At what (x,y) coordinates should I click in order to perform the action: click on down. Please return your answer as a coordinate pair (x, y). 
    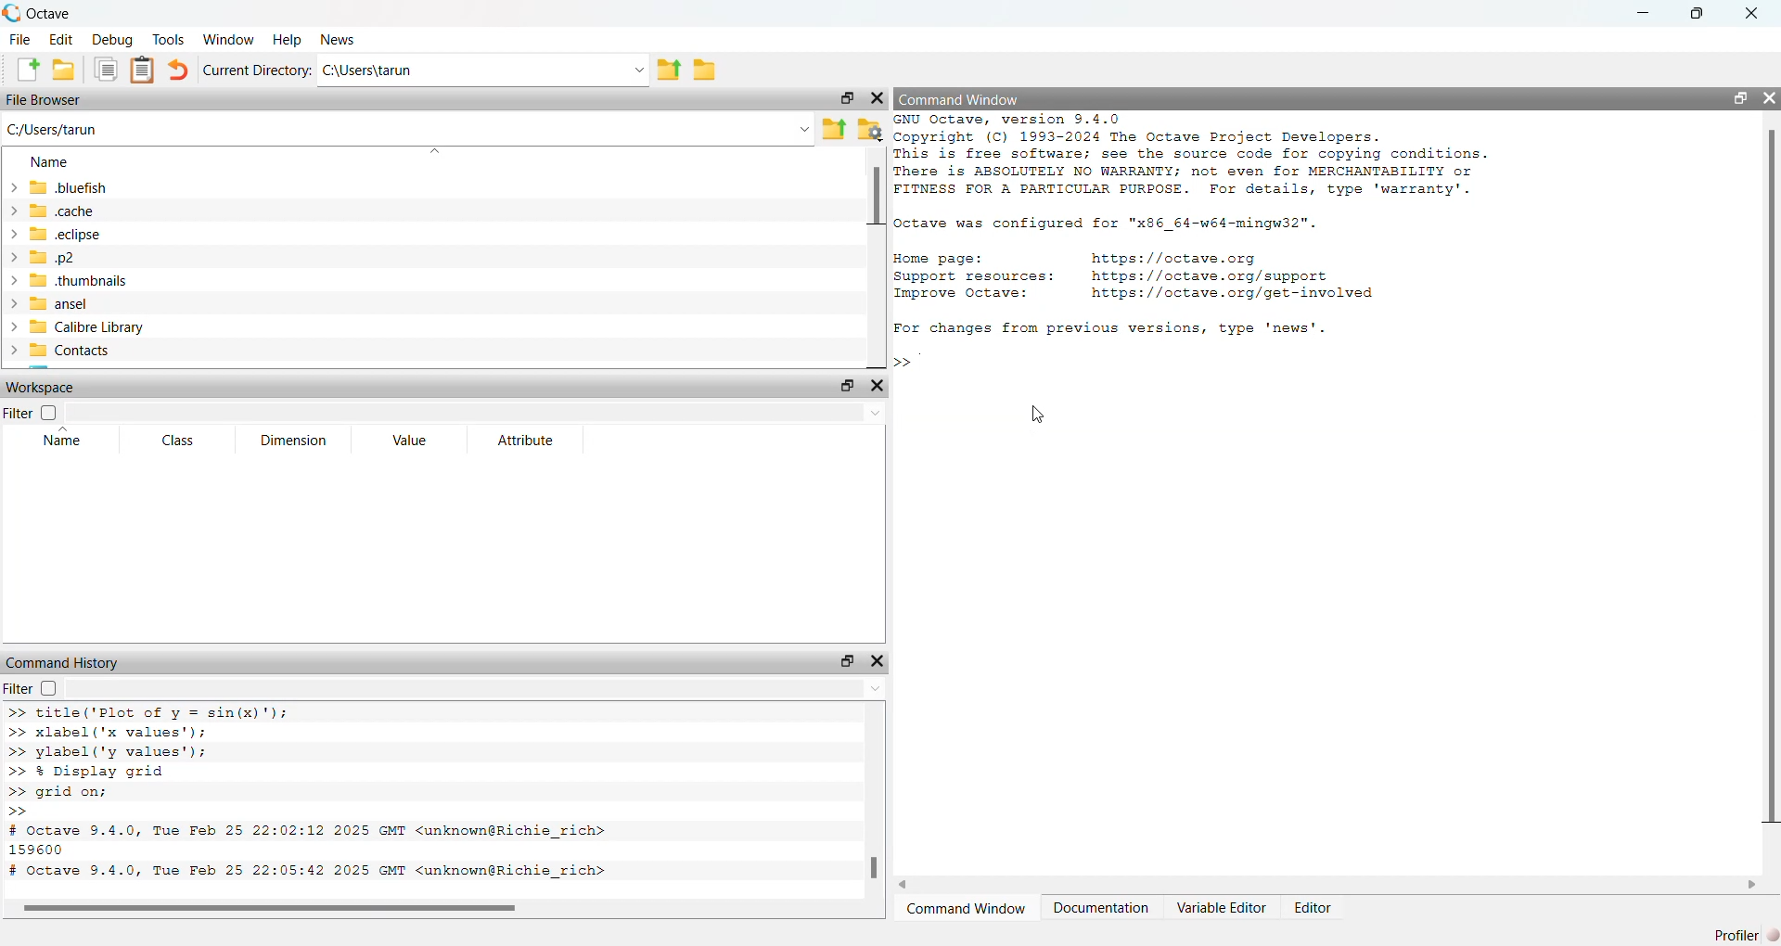
    Looking at the image, I should click on (801, 130).